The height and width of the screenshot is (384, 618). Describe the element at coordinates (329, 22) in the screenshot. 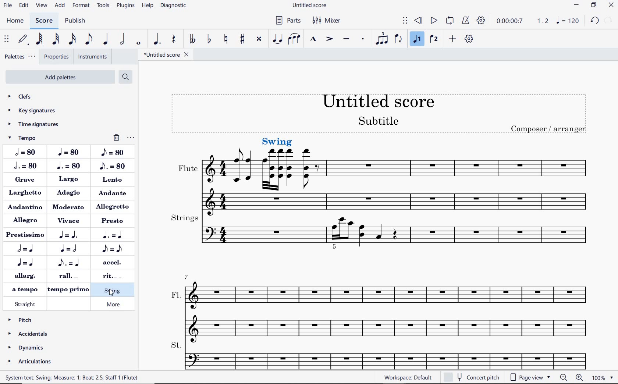

I see `MIXER` at that location.